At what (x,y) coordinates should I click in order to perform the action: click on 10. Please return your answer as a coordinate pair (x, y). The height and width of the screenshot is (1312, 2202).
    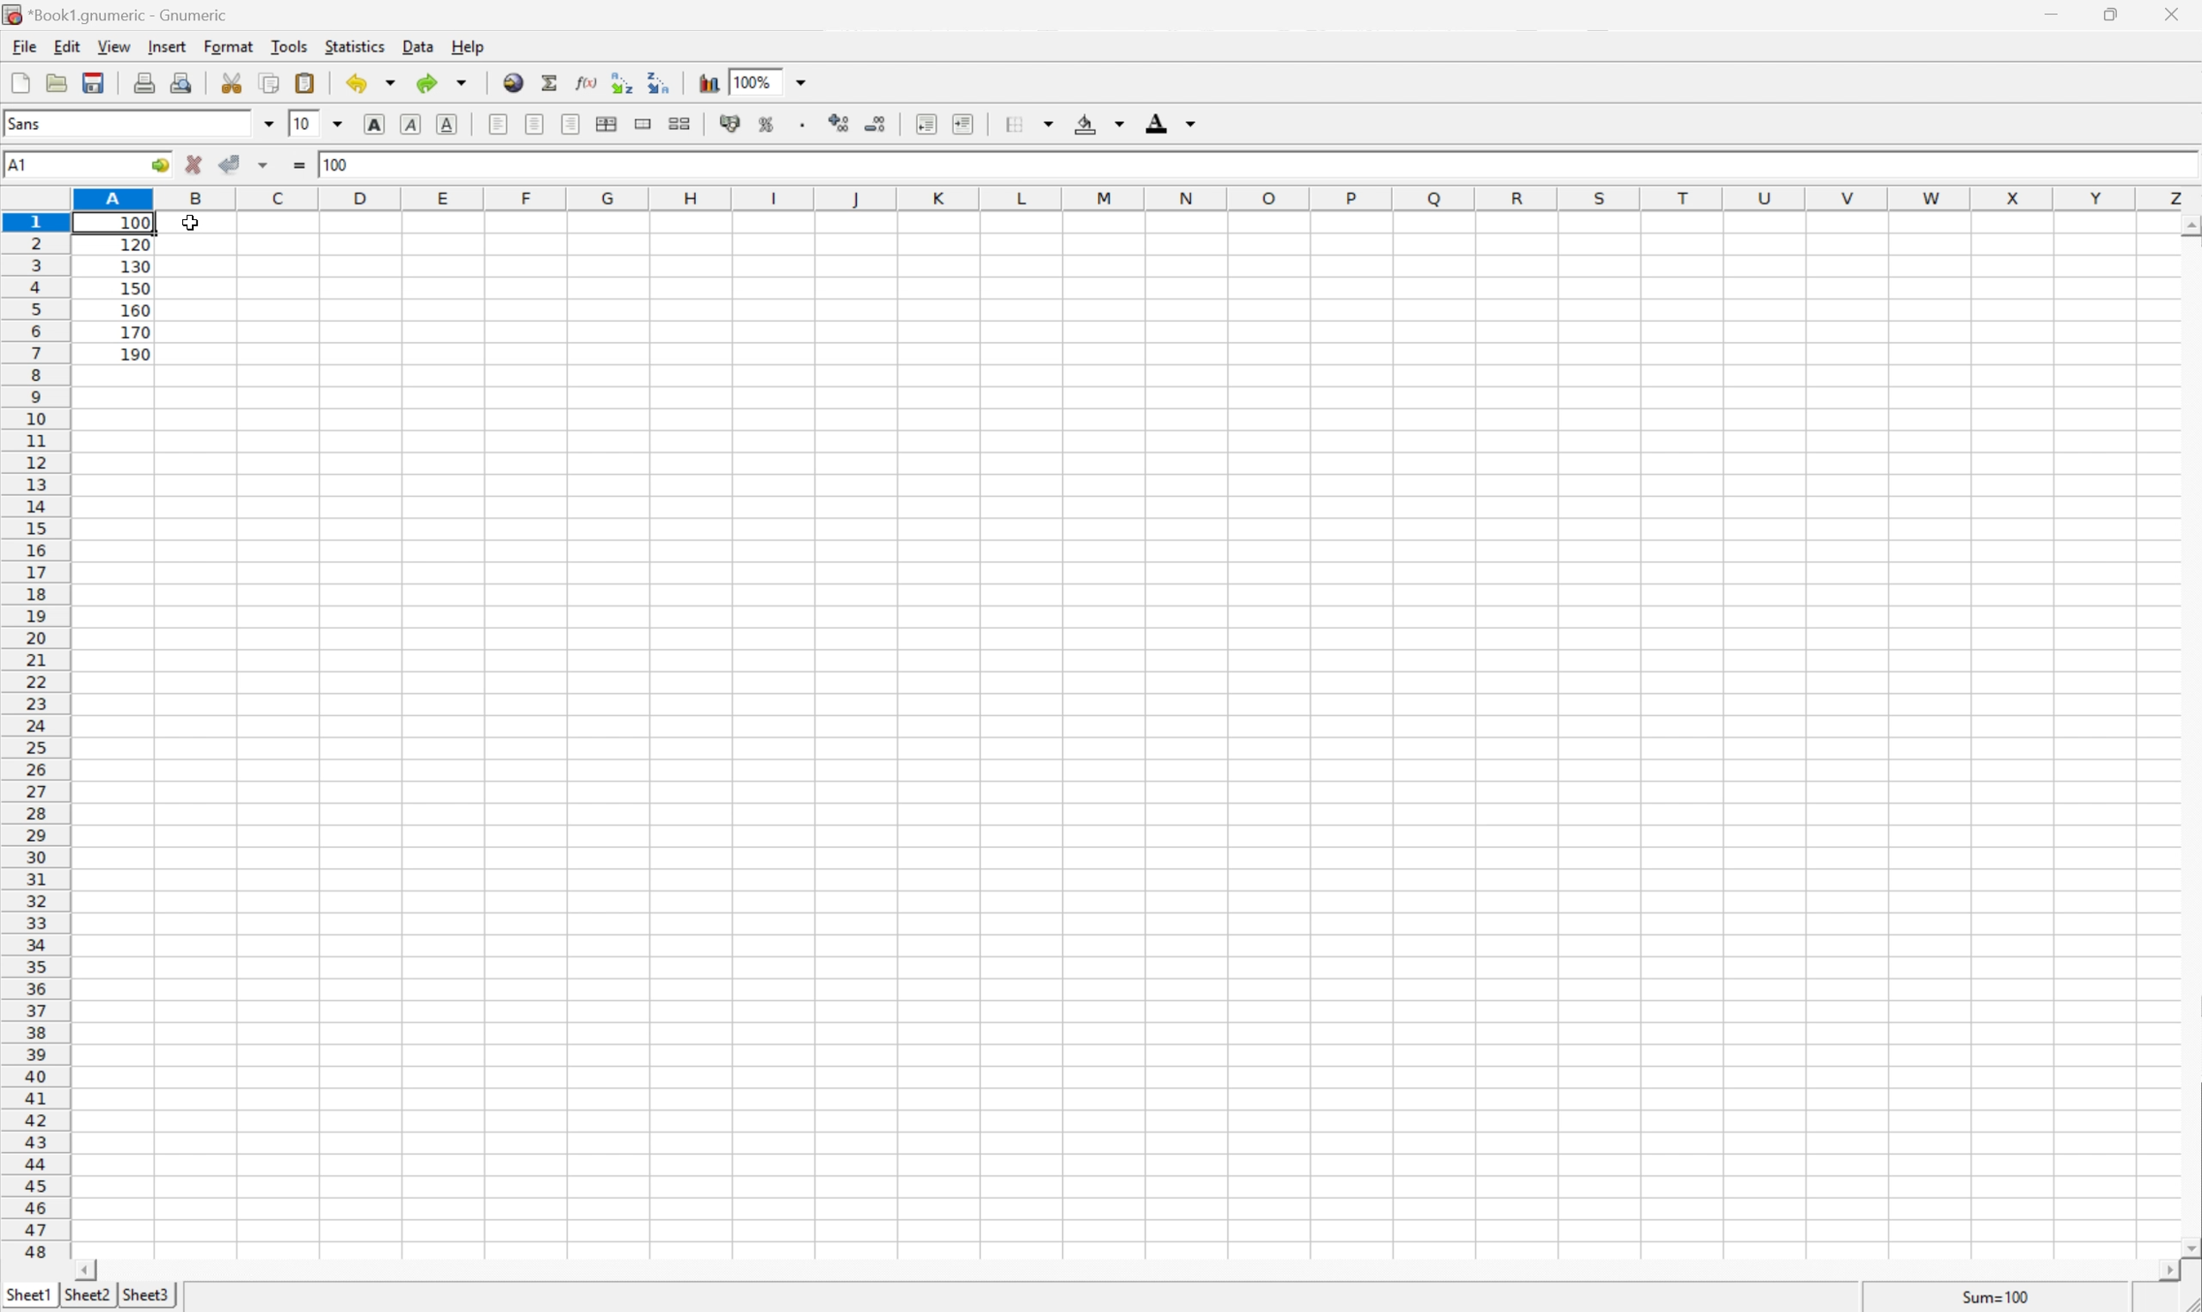
    Looking at the image, I should click on (306, 122).